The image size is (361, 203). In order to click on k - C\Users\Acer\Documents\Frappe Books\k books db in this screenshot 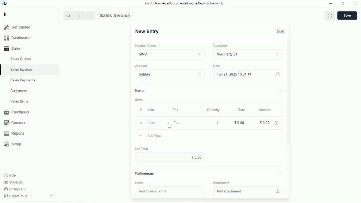, I will do `click(185, 3)`.